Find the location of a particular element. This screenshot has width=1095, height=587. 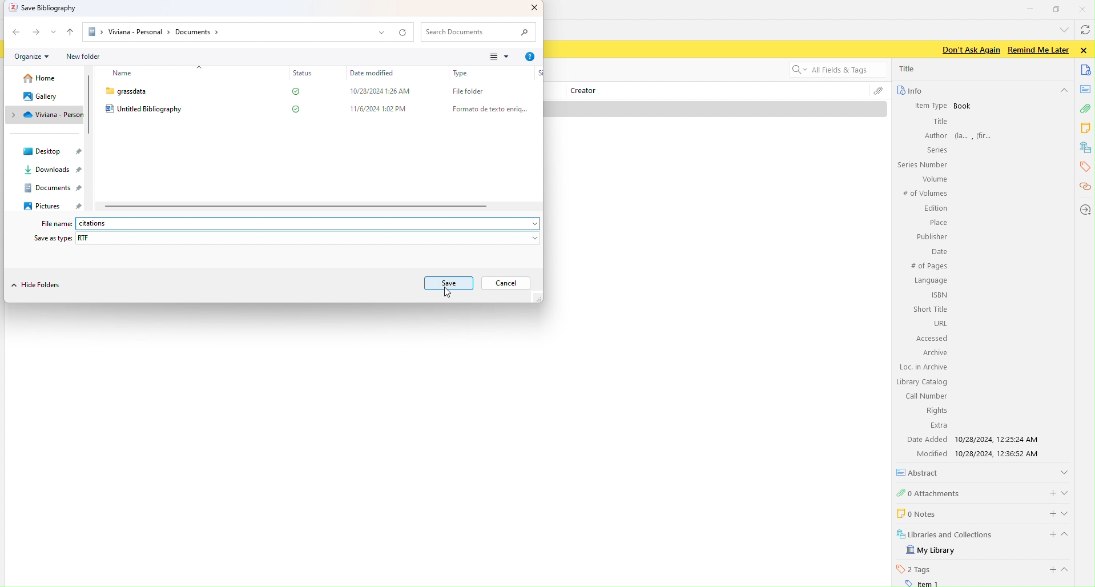

Item Type is located at coordinates (925, 105).